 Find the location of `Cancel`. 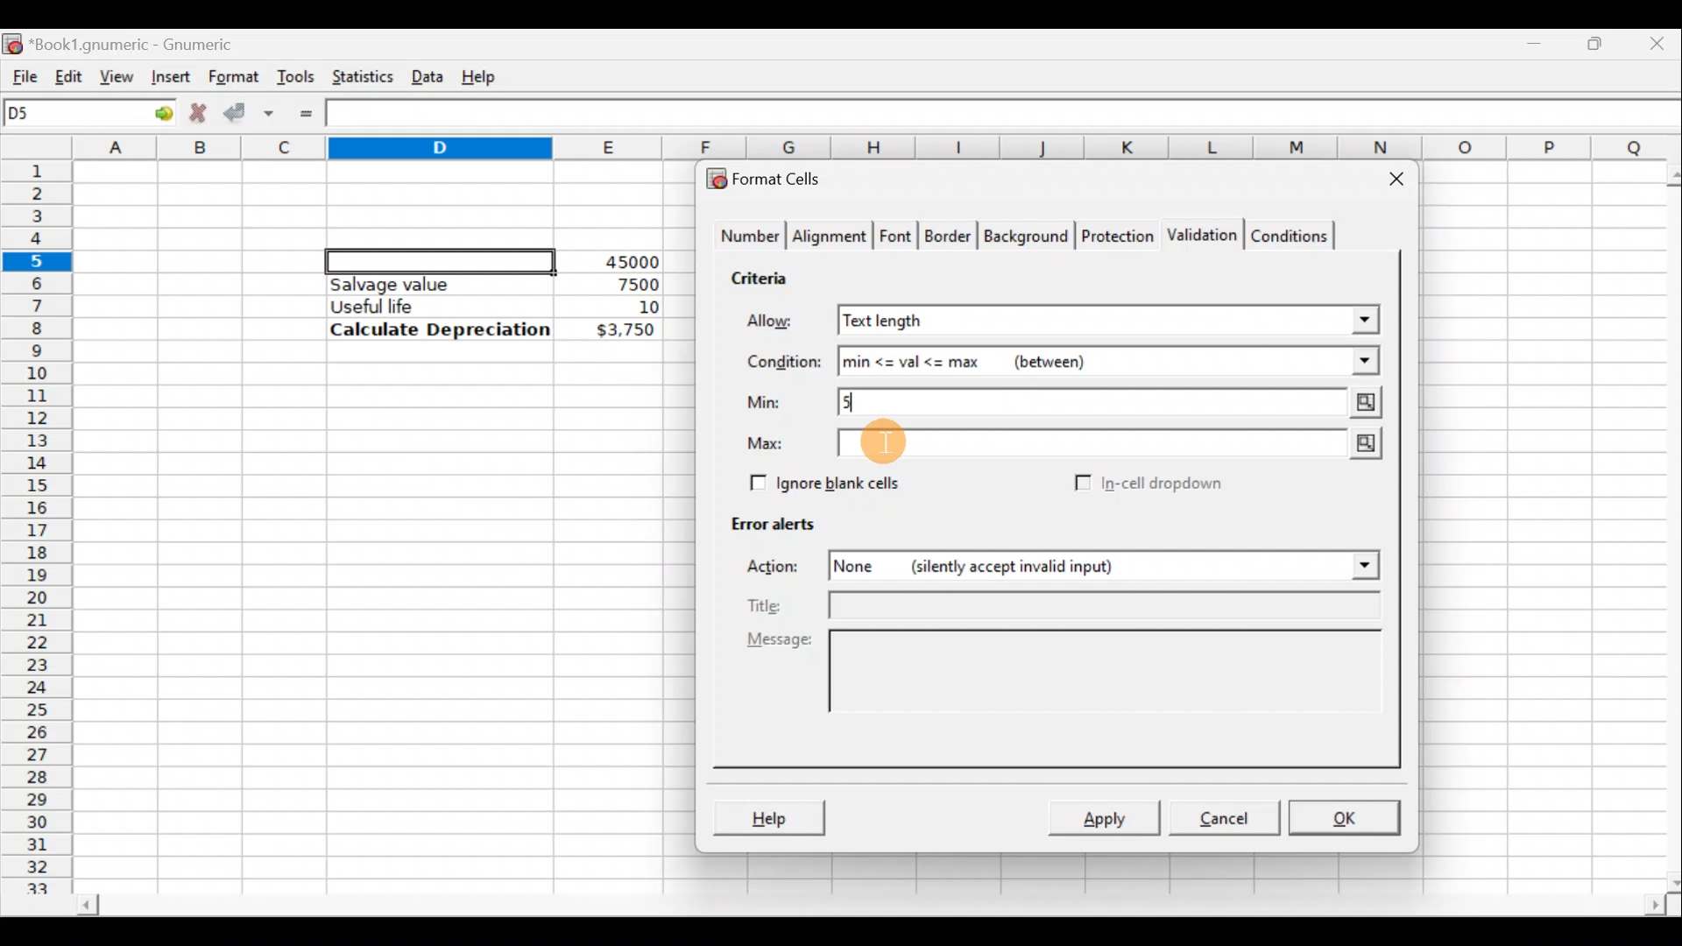

Cancel is located at coordinates (1221, 816).